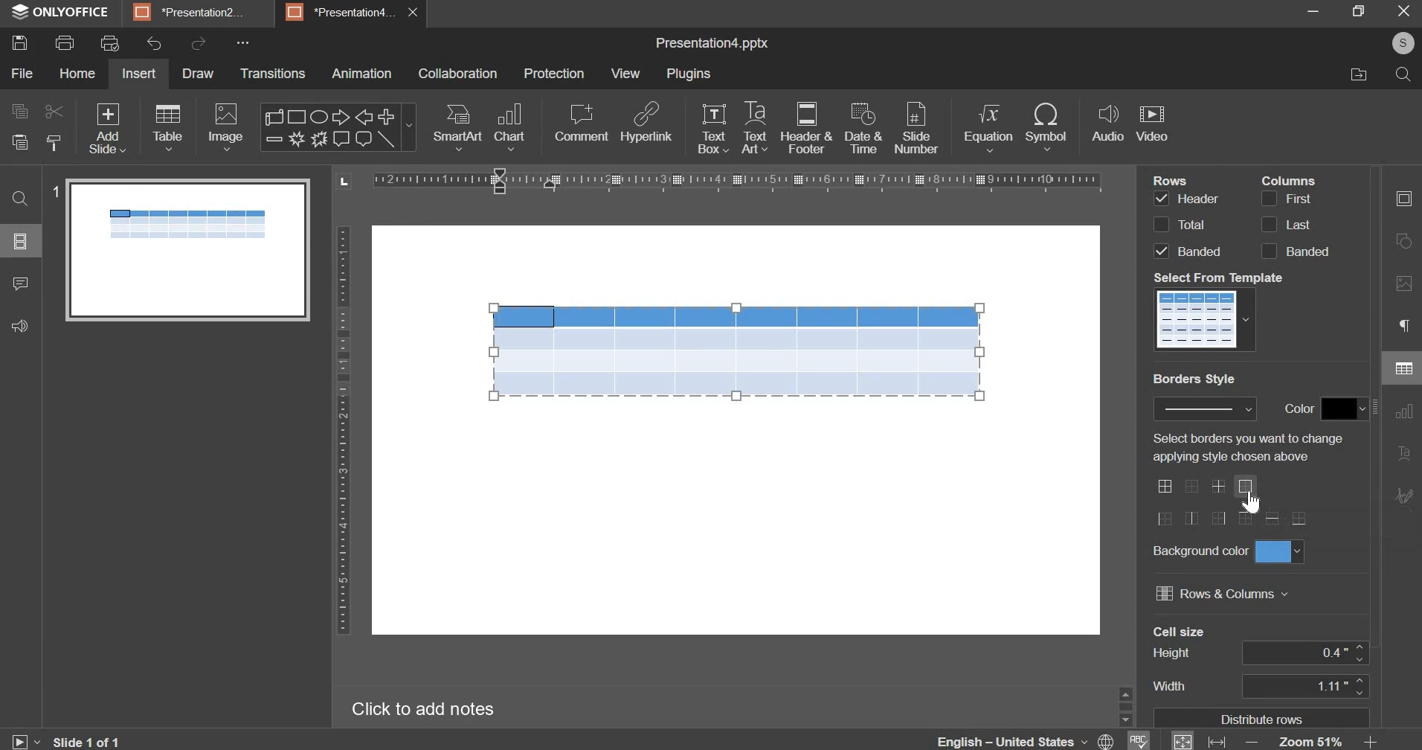 This screenshot has width=1422, height=750. What do you see at coordinates (457, 128) in the screenshot?
I see `smart art` at bounding box center [457, 128].